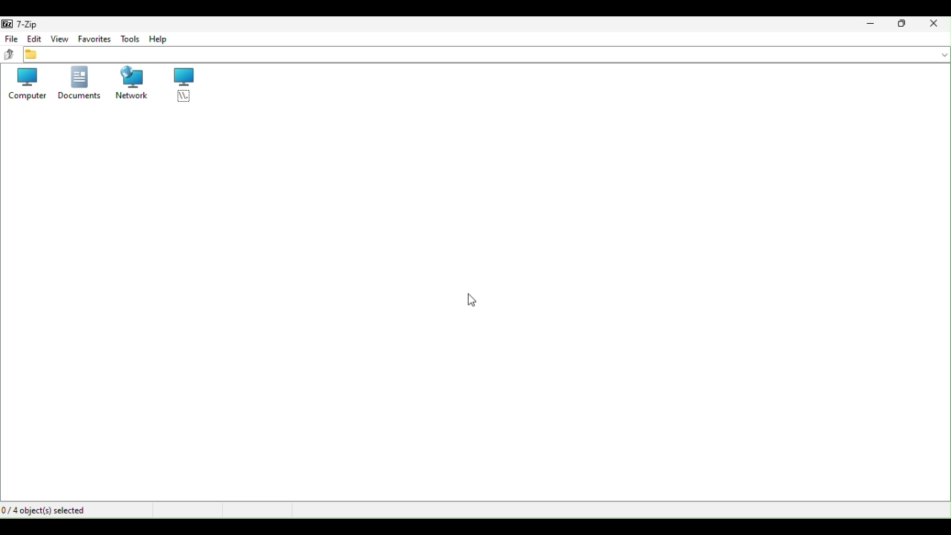  I want to click on Tools, so click(131, 39).